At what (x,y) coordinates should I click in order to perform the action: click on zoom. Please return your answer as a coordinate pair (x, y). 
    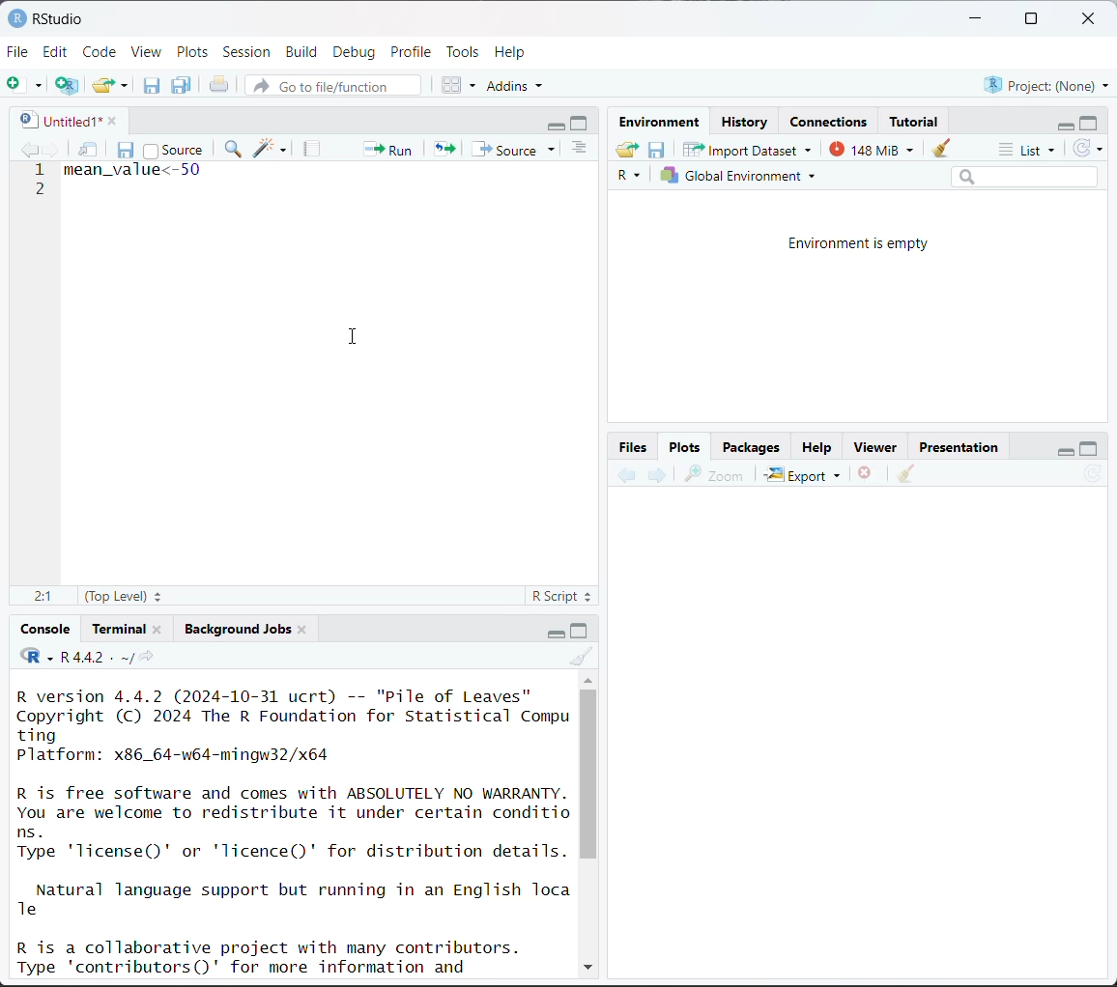
    Looking at the image, I should click on (714, 474).